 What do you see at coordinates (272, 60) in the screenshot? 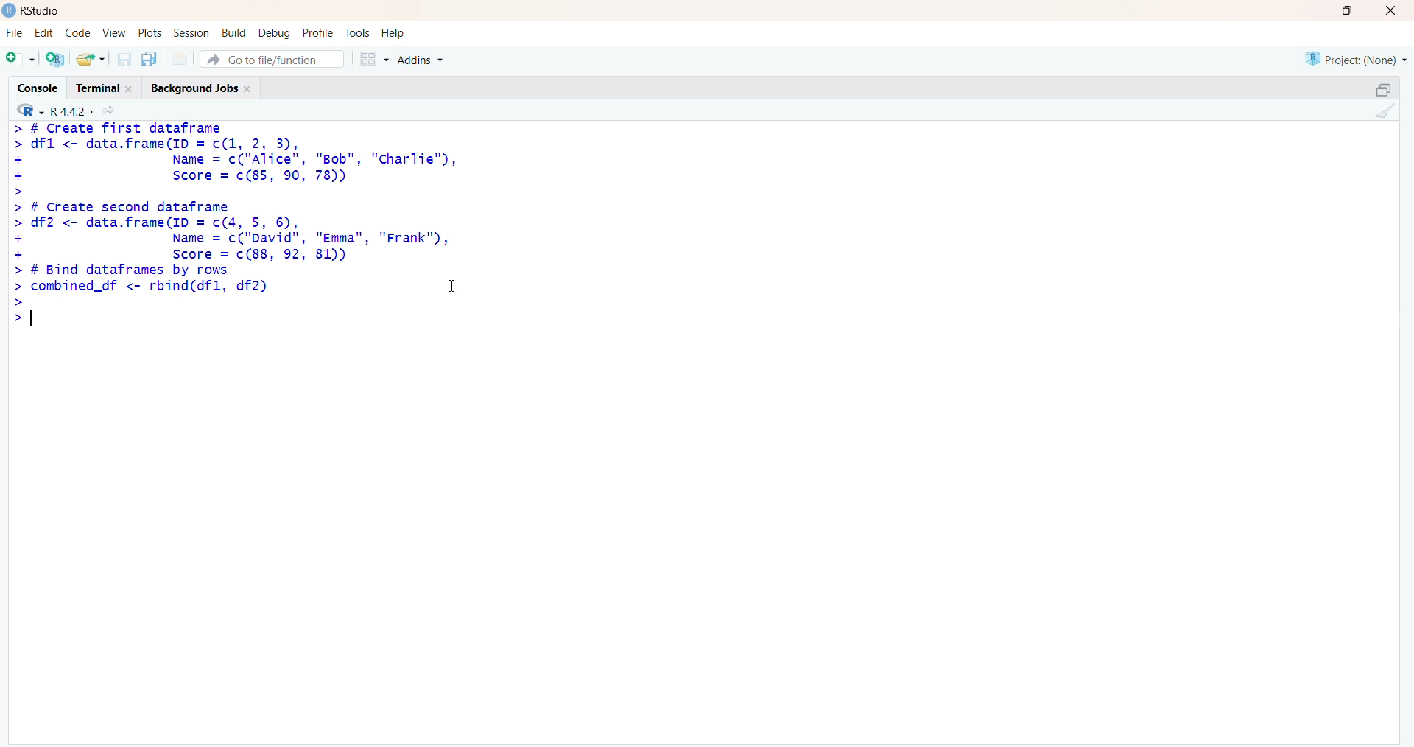
I see ` Go to file/function` at bounding box center [272, 60].